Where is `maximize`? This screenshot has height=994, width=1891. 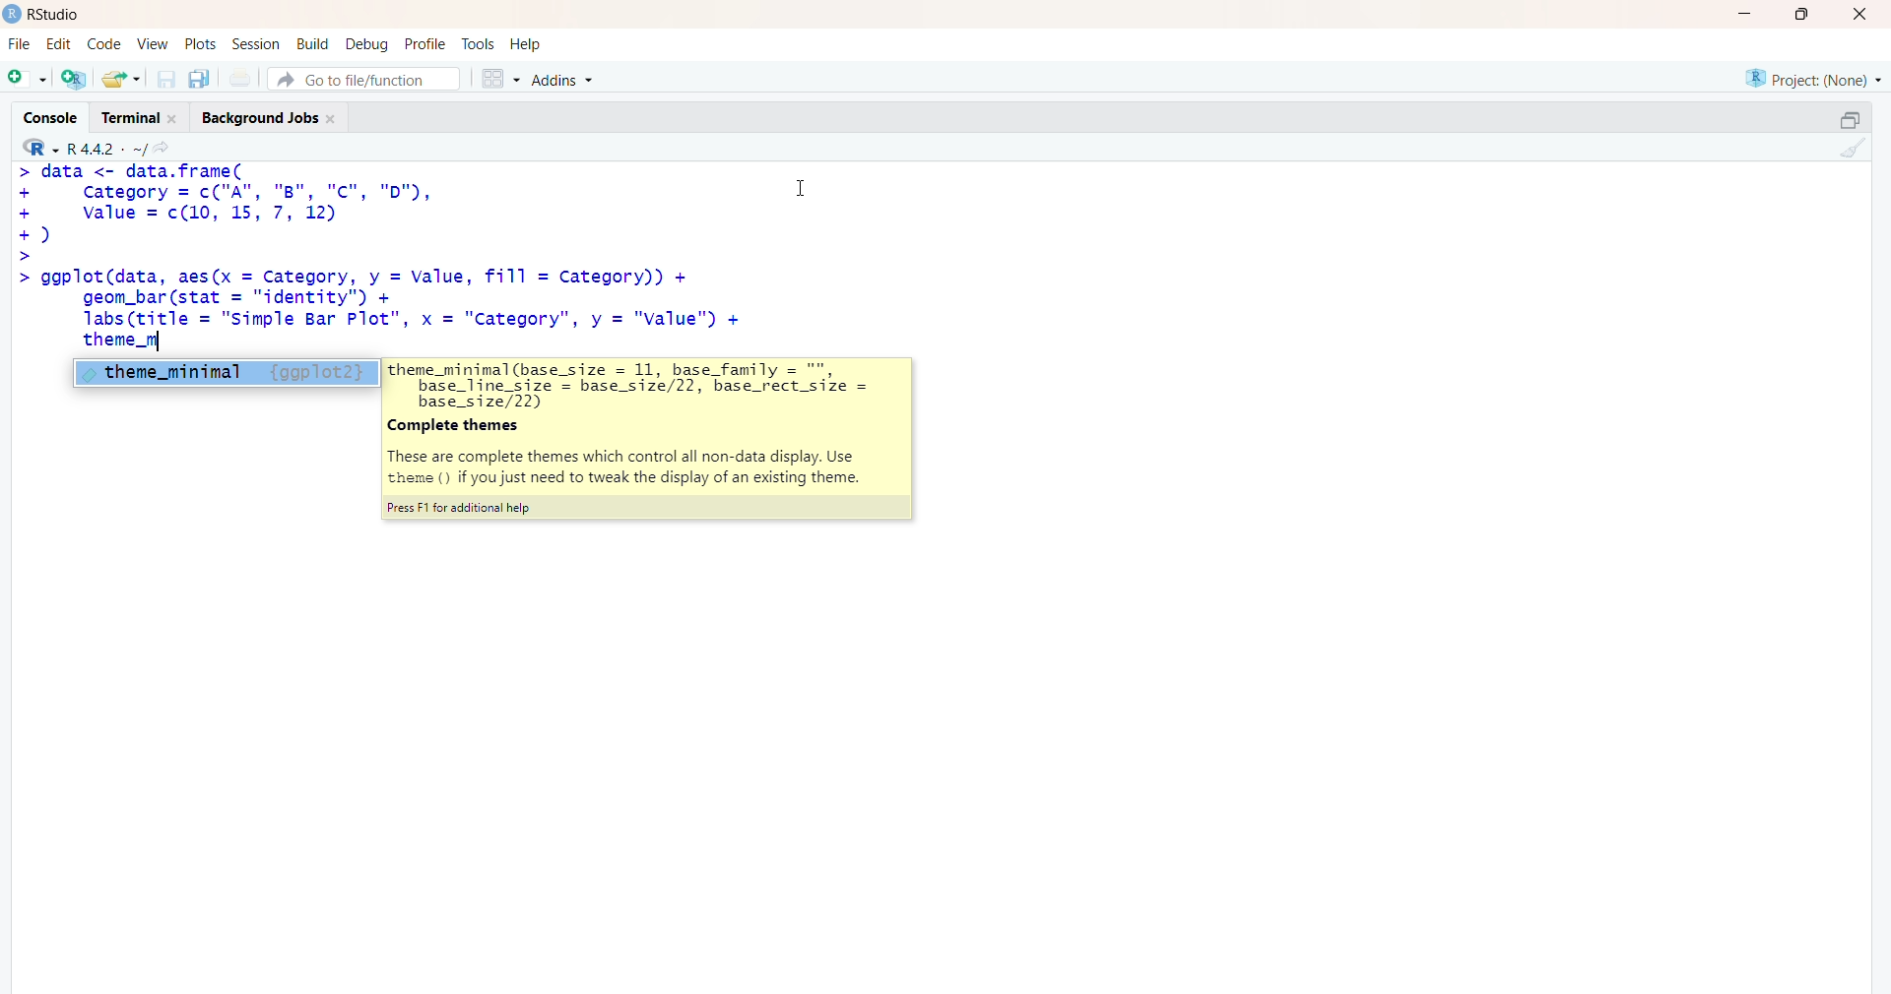 maximize is located at coordinates (1850, 120).